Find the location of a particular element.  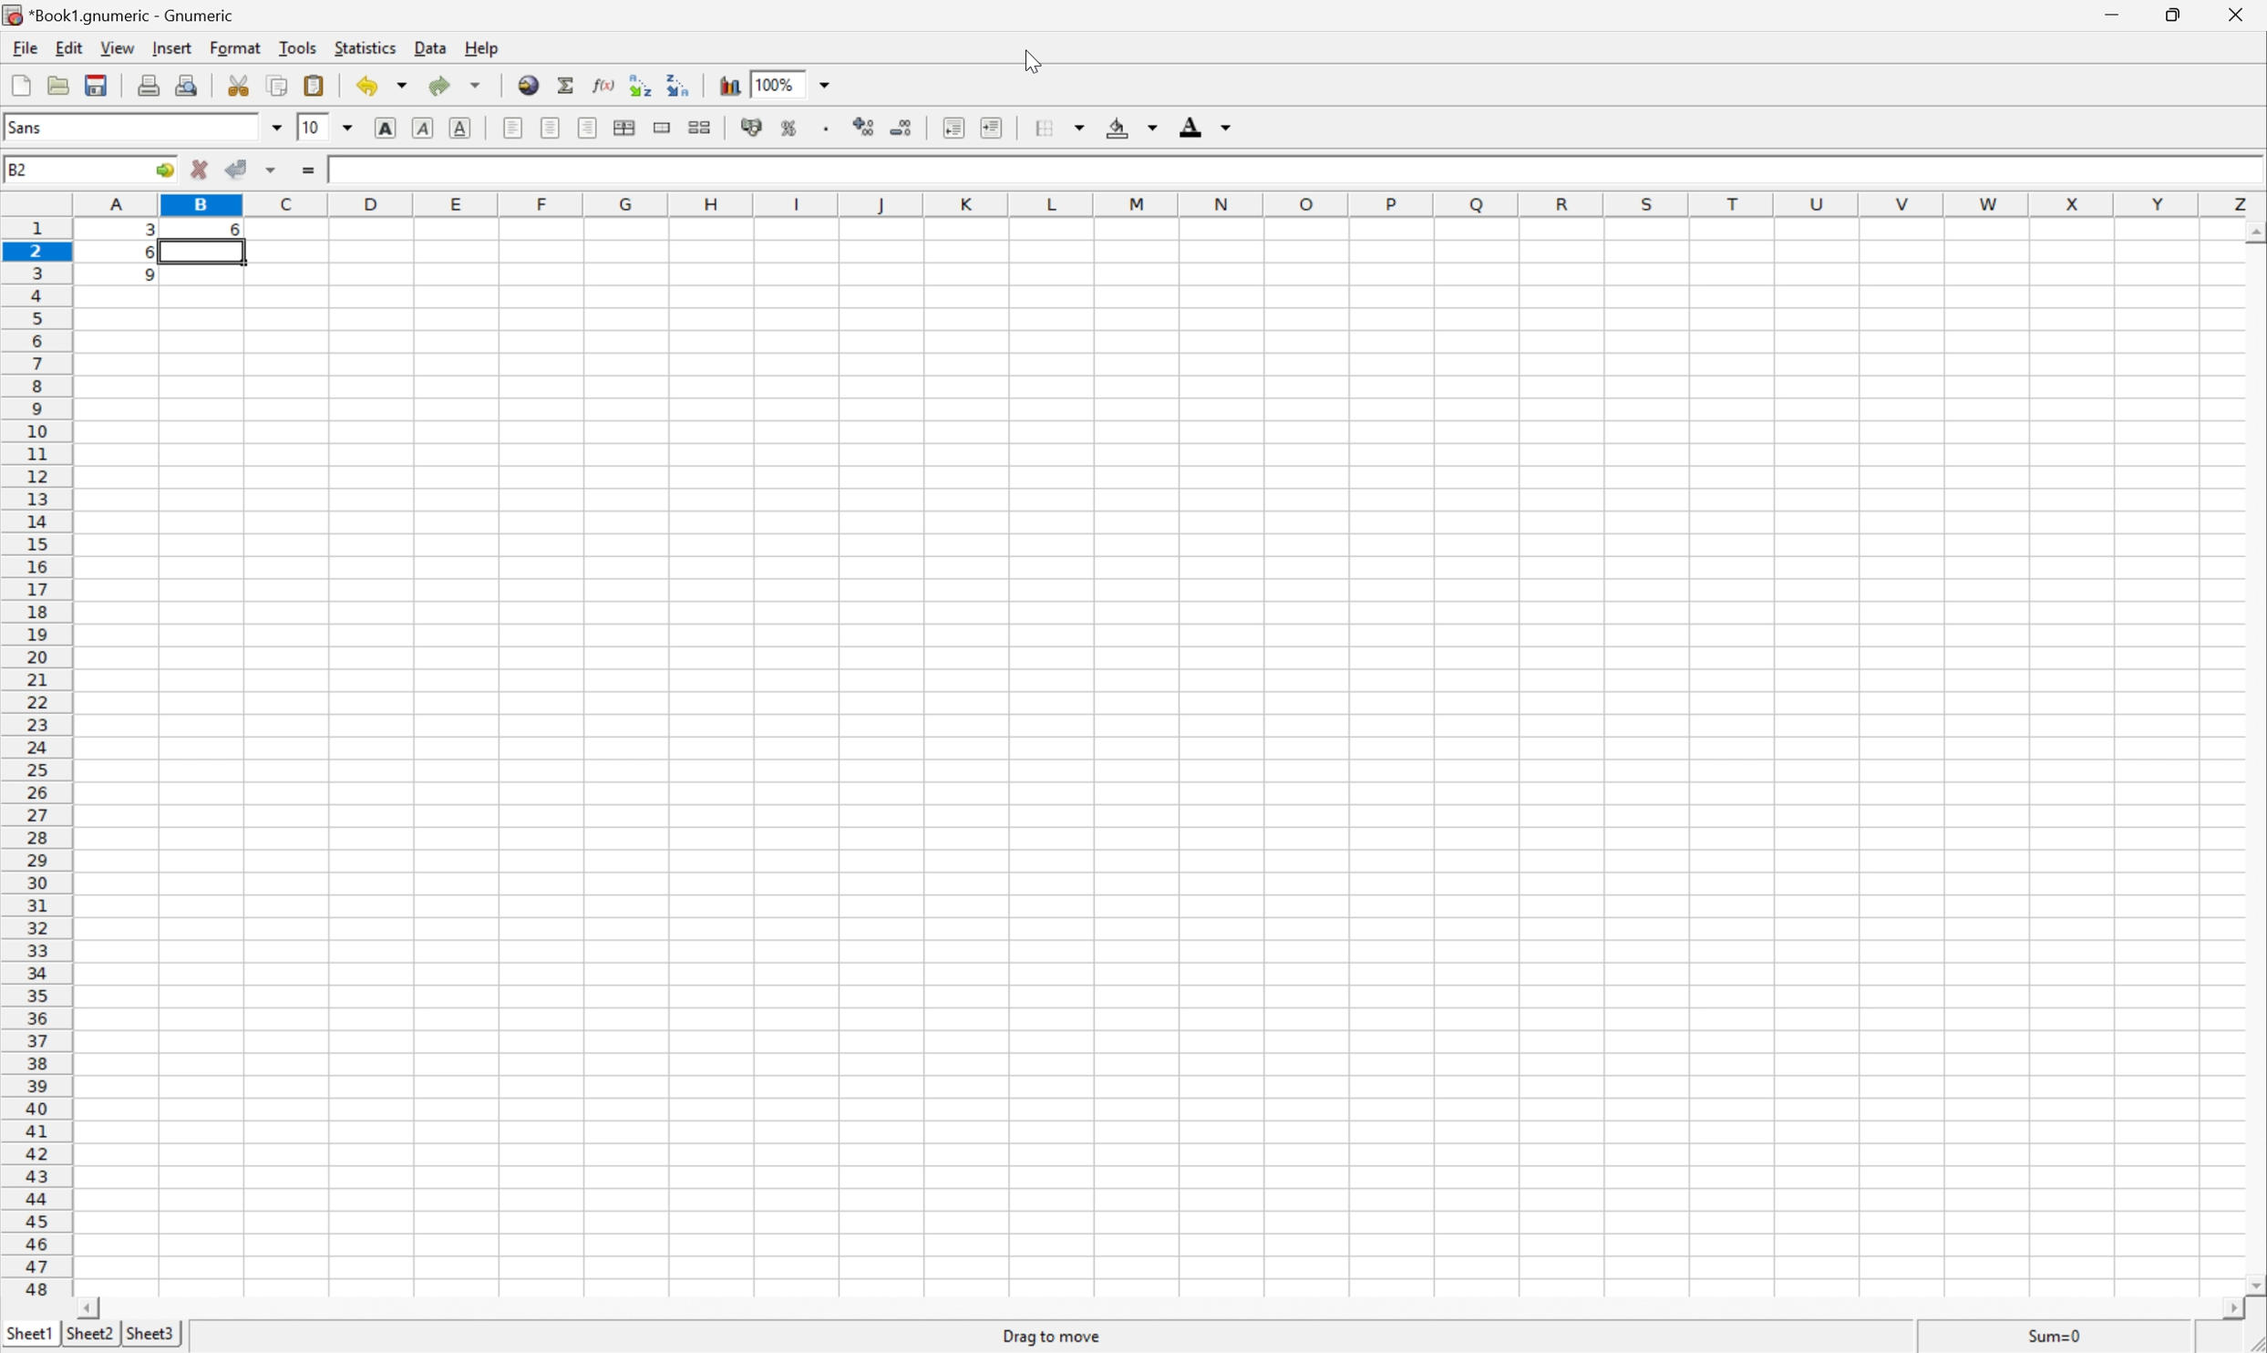

Help is located at coordinates (482, 47).